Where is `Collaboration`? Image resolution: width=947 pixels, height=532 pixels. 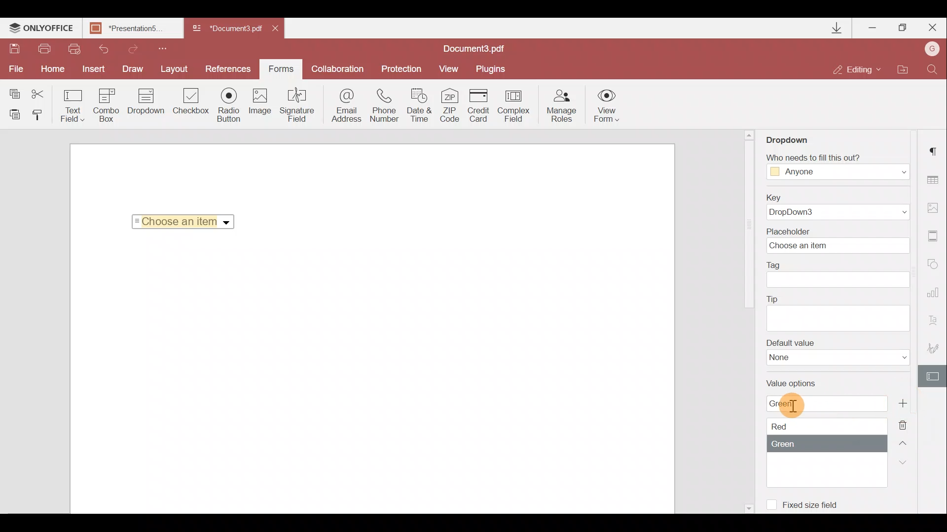
Collaboration is located at coordinates (338, 67).